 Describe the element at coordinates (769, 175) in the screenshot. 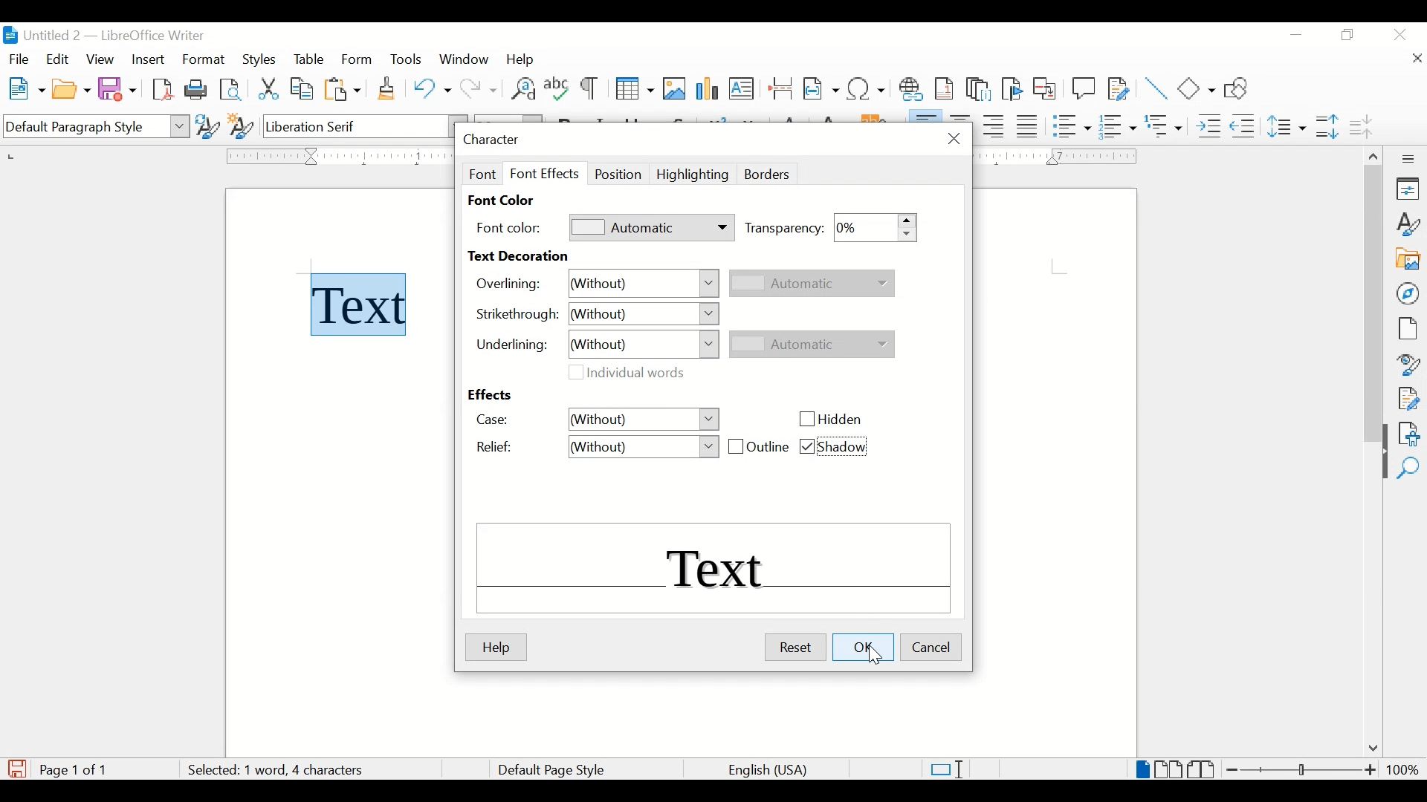

I see `borders` at that location.